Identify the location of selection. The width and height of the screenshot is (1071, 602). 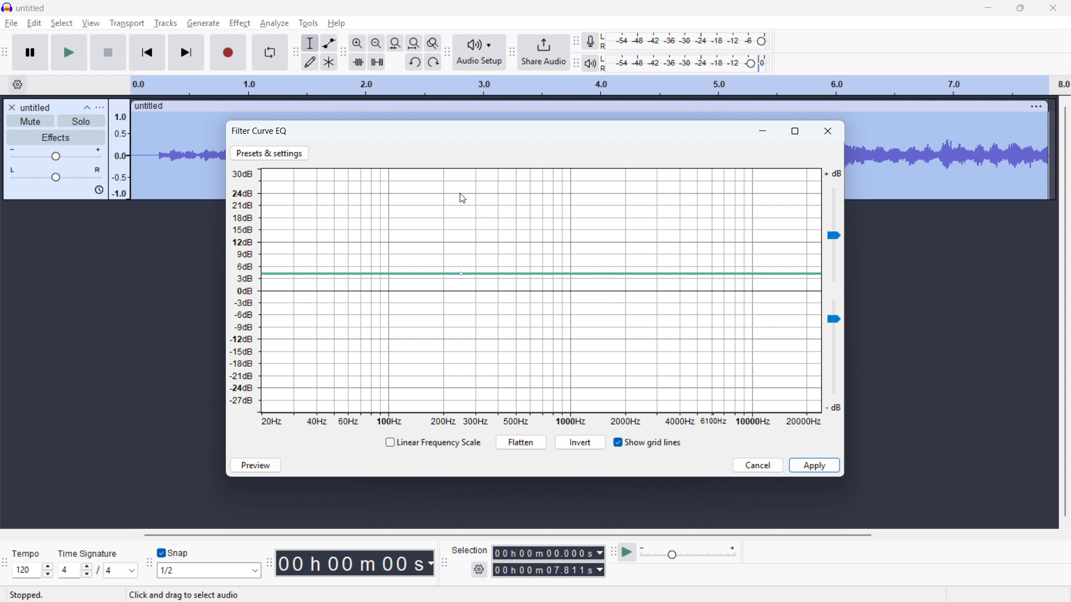
(470, 550).